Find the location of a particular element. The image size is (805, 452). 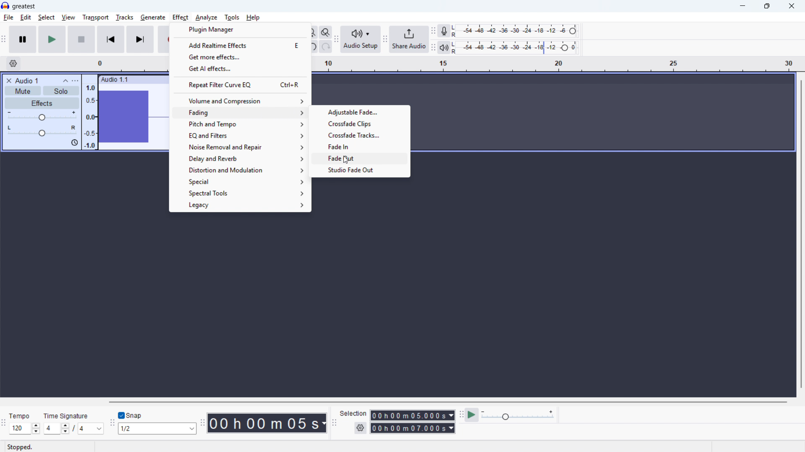

Crossfade tracks  is located at coordinates (361, 134).